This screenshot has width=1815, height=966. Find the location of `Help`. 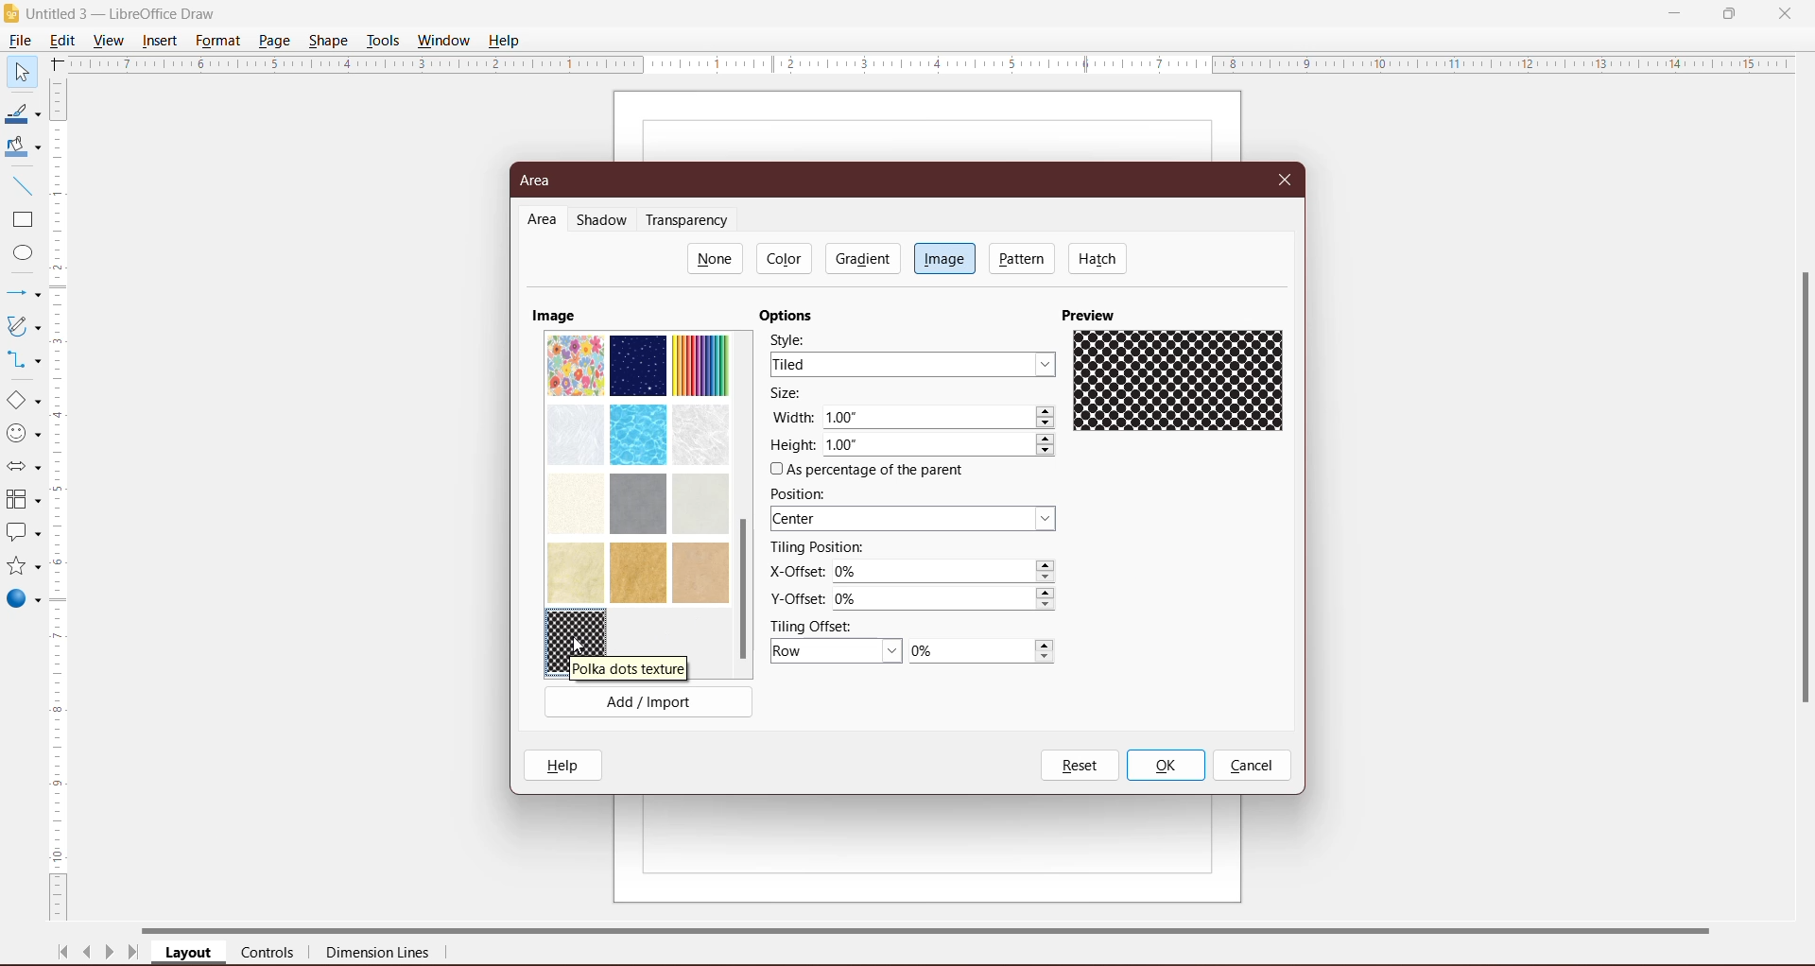

Help is located at coordinates (567, 765).